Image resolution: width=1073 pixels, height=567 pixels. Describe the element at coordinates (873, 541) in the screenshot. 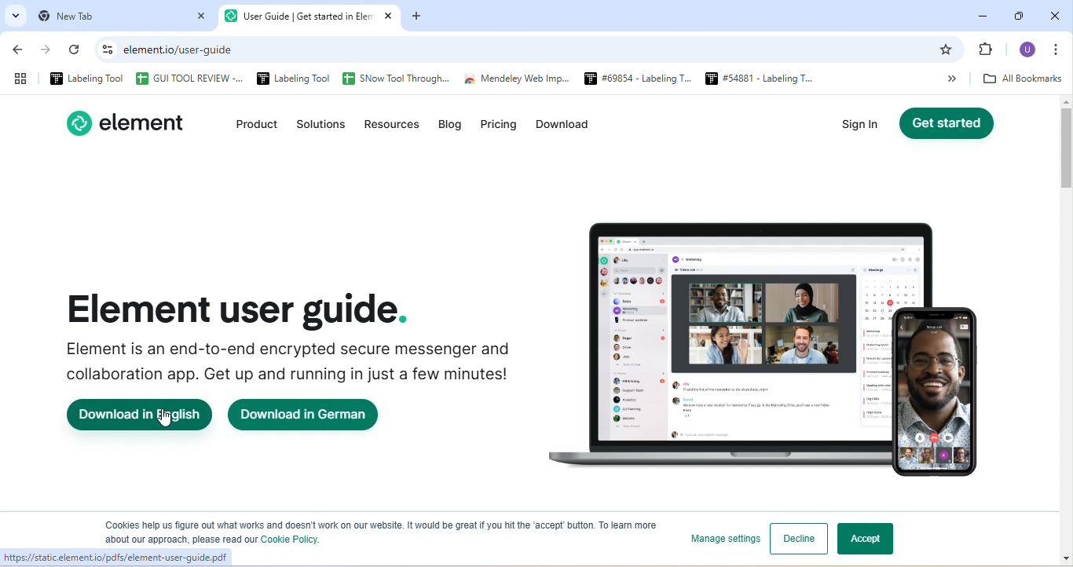

I see `accept` at that location.